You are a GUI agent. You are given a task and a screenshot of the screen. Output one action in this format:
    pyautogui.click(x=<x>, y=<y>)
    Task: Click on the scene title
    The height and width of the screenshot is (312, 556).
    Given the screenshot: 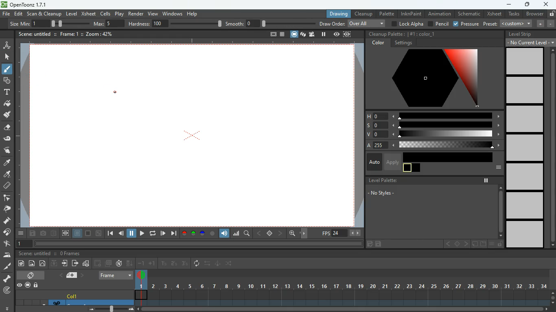 What is the action you would take?
    pyautogui.click(x=37, y=253)
    